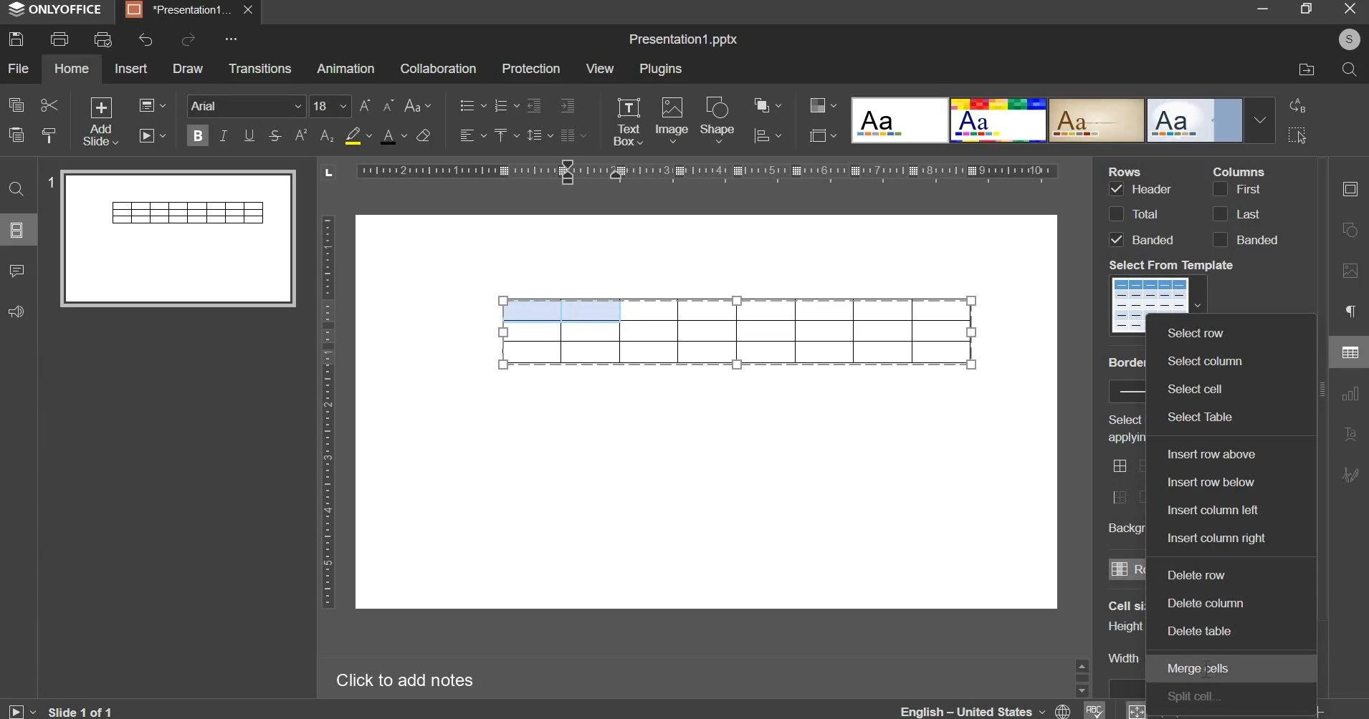 This screenshot has width=1369, height=719. What do you see at coordinates (1203, 603) in the screenshot?
I see `delete column` at bounding box center [1203, 603].